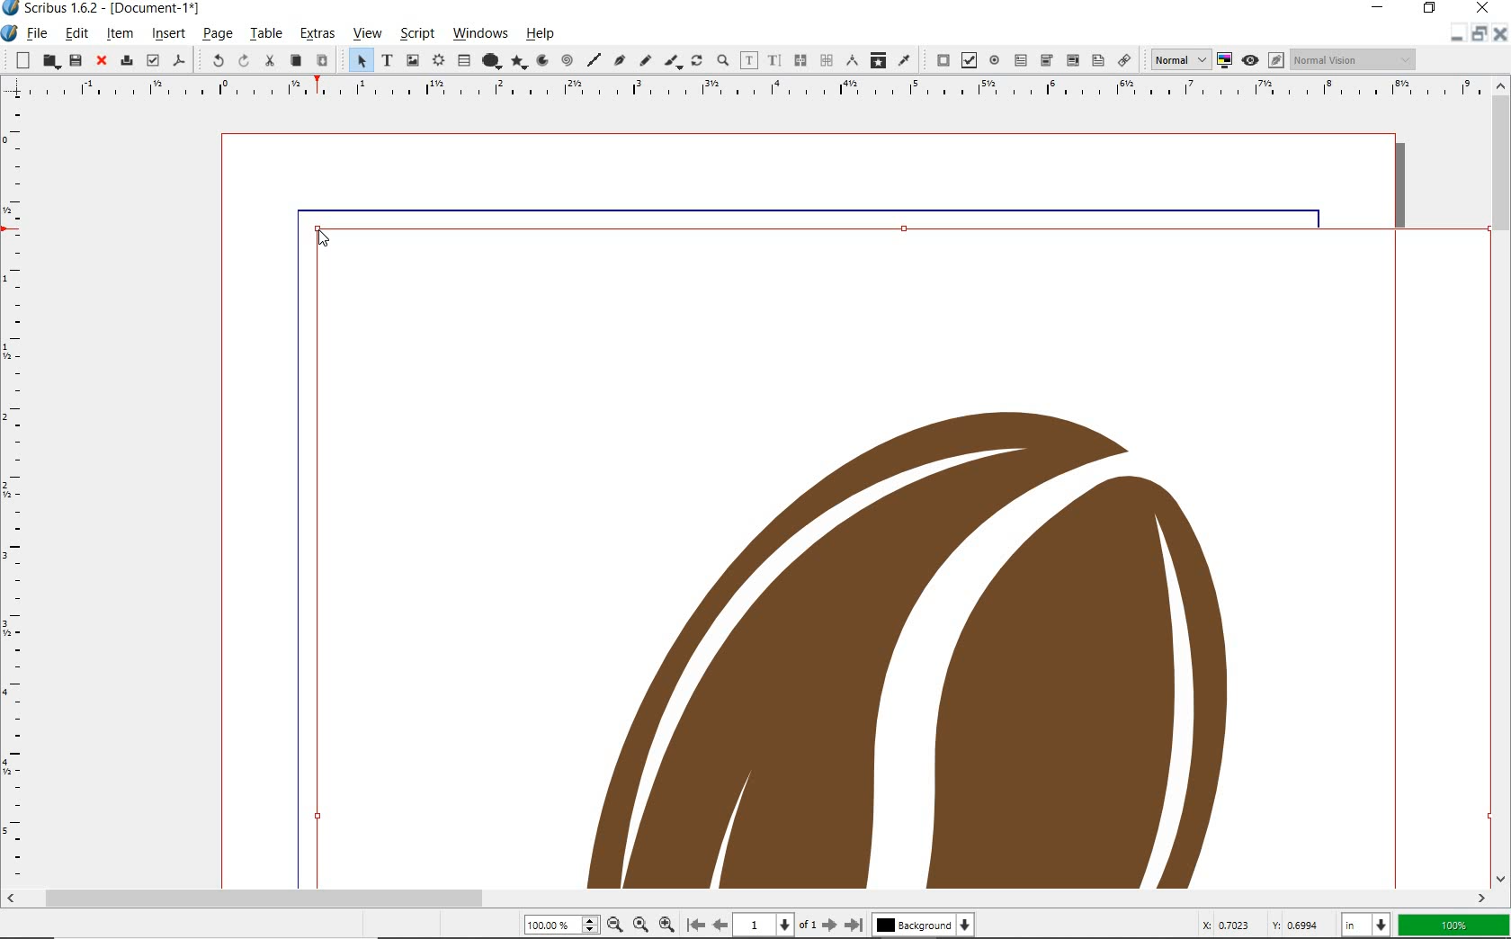  I want to click on Zoom 100.00%, so click(561, 924).